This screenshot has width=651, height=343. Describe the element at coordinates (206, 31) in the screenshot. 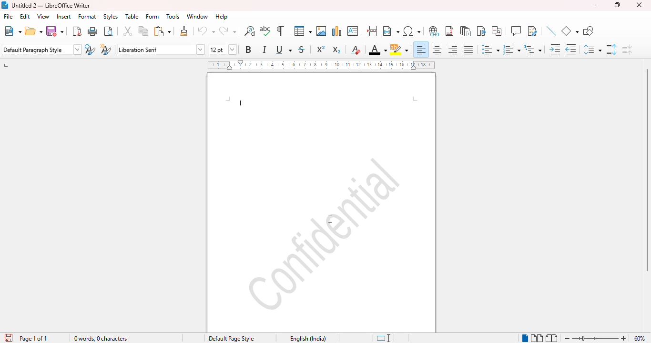

I see `undo` at that location.